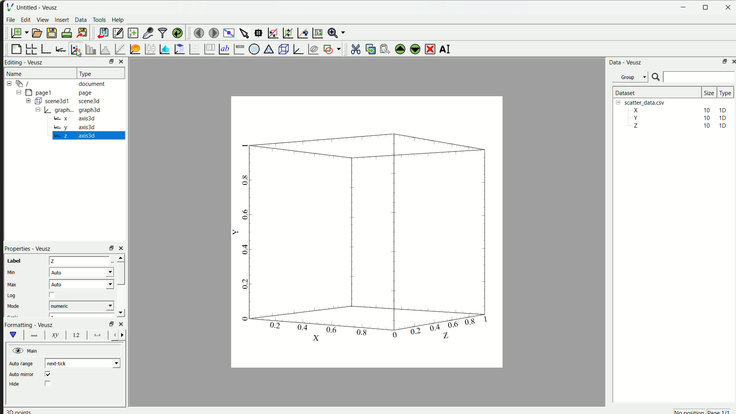 This screenshot has width=736, height=414. I want to click on add axis to plot, so click(60, 49).